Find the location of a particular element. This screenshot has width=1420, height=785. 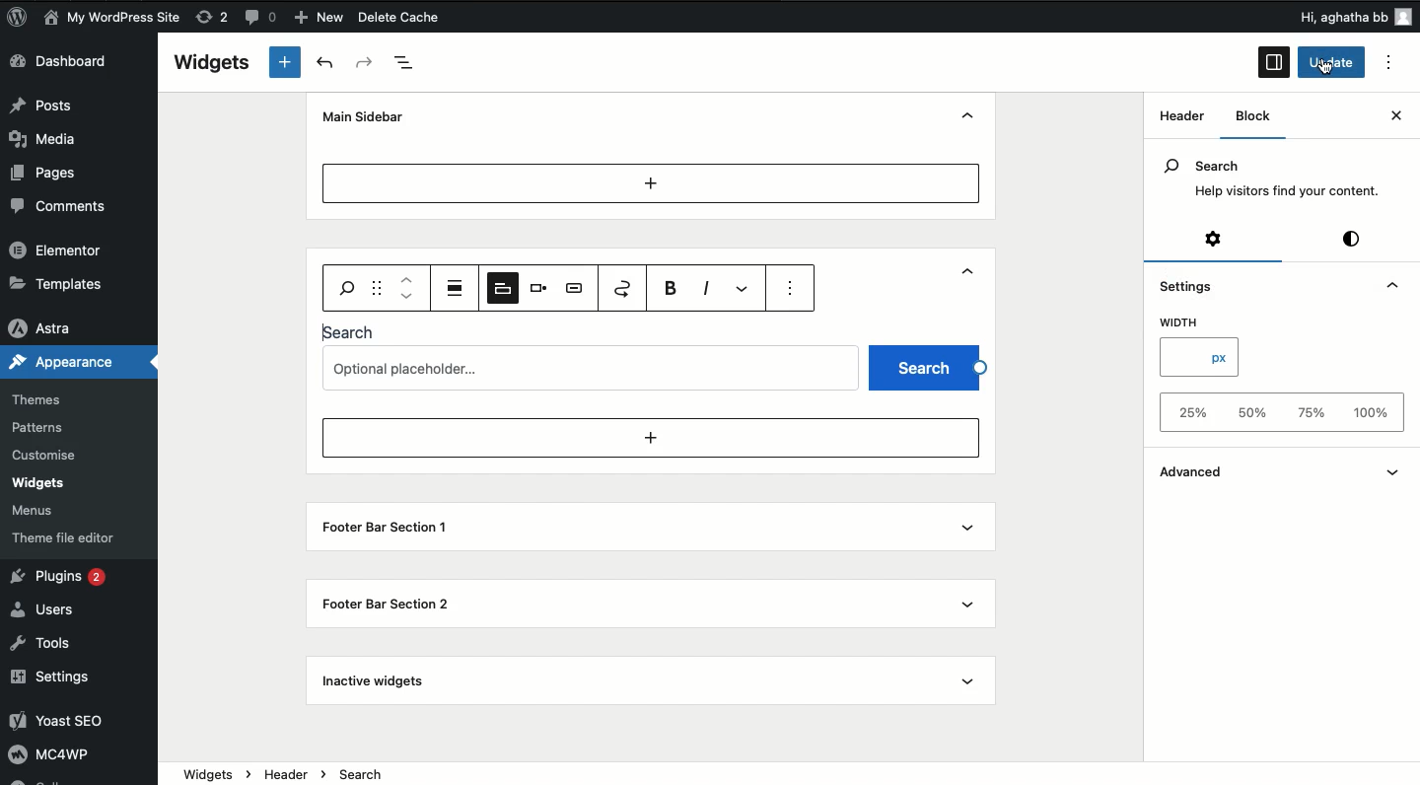

Width is located at coordinates (1184, 323).